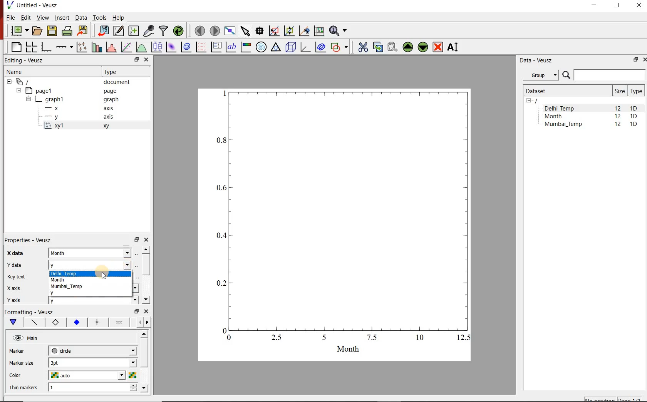  Describe the element at coordinates (100, 18) in the screenshot. I see `Tools` at that location.